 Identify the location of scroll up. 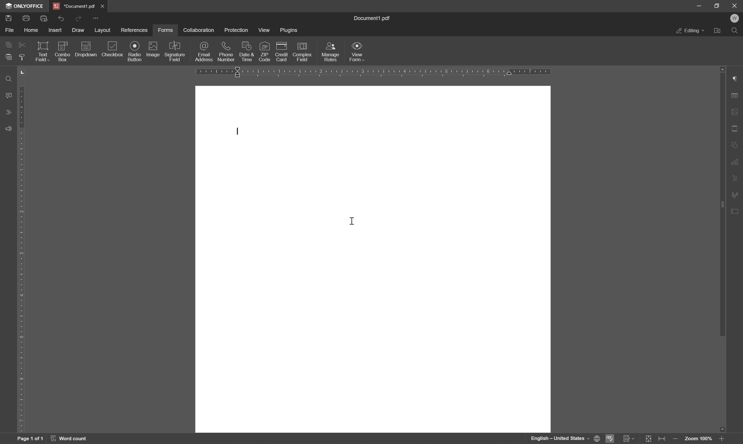
(723, 68).